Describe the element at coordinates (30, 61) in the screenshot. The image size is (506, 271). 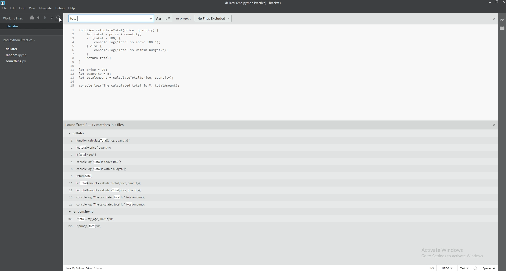
I see `something.py` at that location.